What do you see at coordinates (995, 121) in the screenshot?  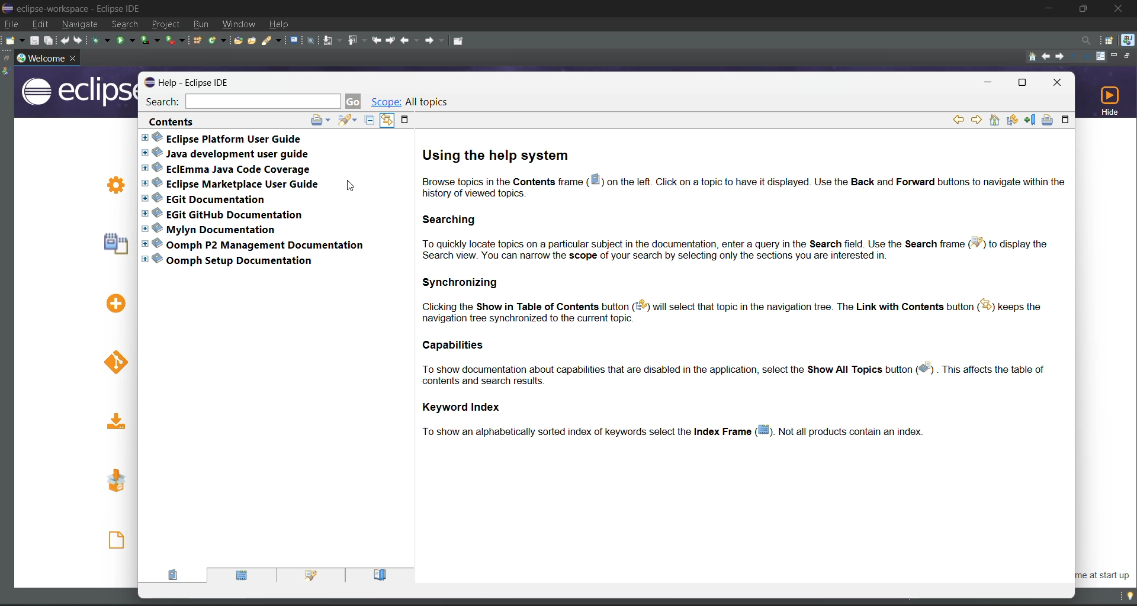 I see `home` at bounding box center [995, 121].